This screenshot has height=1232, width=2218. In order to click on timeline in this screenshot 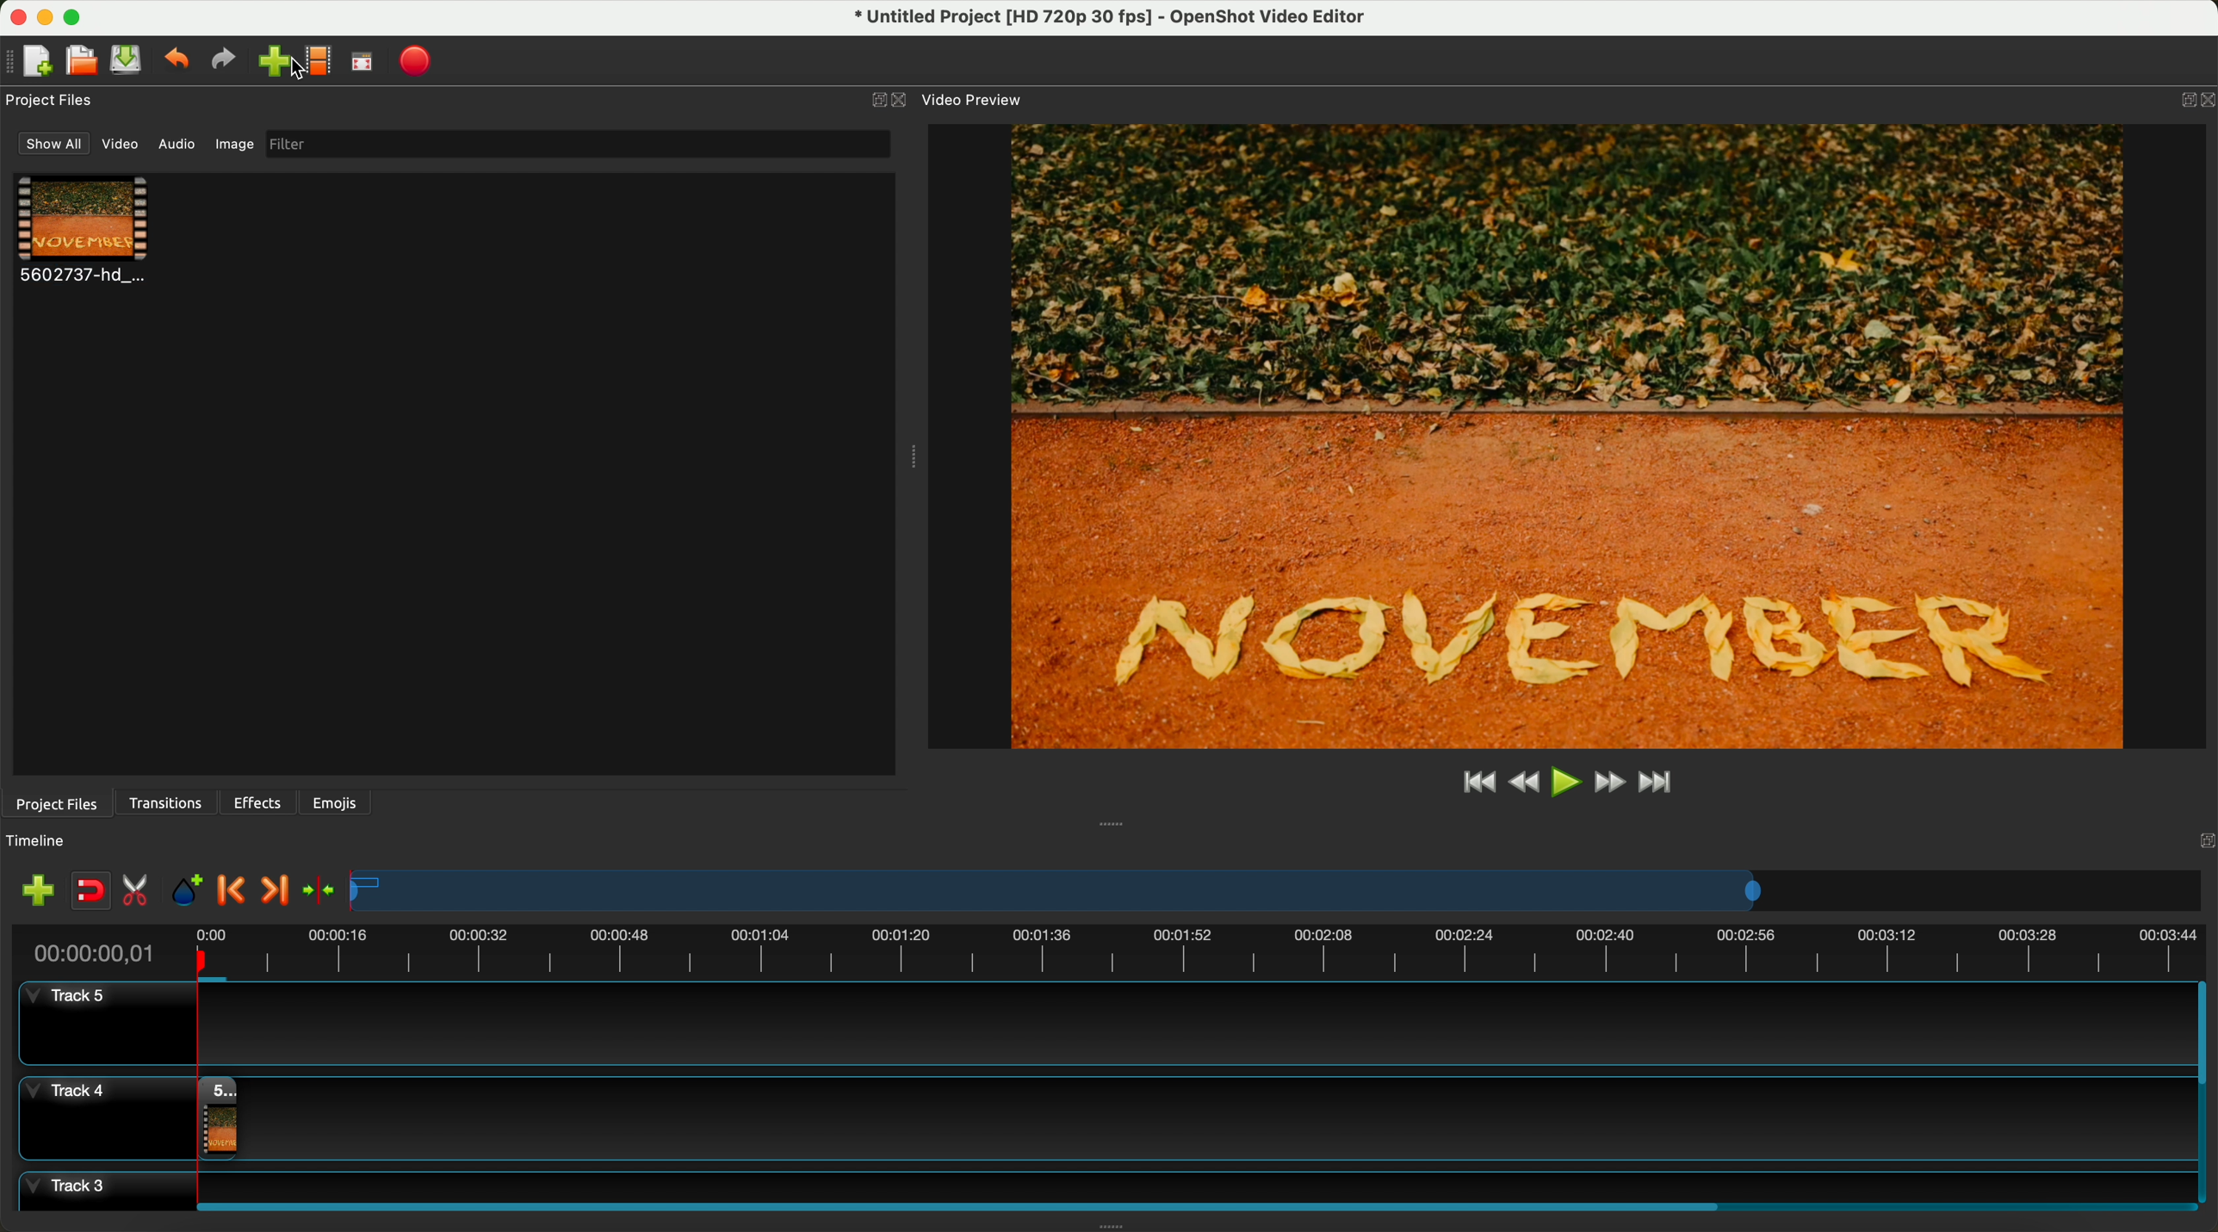, I will do `click(1107, 950)`.